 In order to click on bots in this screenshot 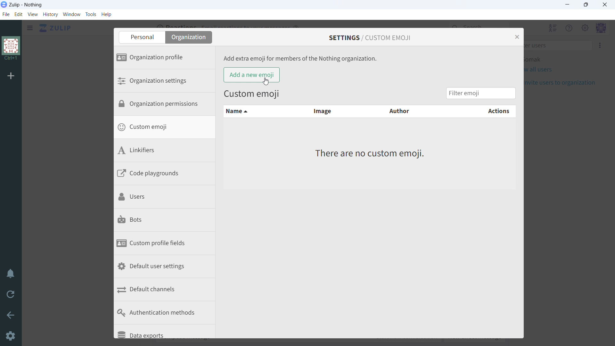, I will do `click(165, 221)`.